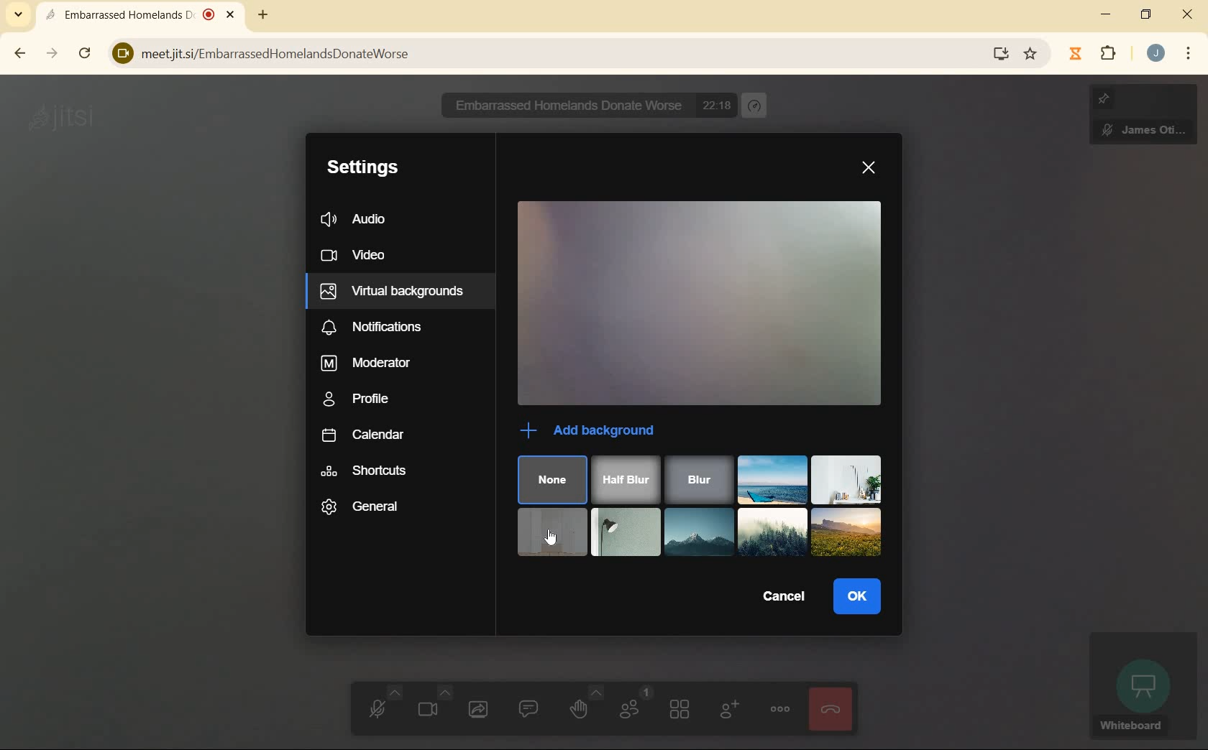 The height and width of the screenshot is (750, 1208). I want to click on blur, so click(696, 479).